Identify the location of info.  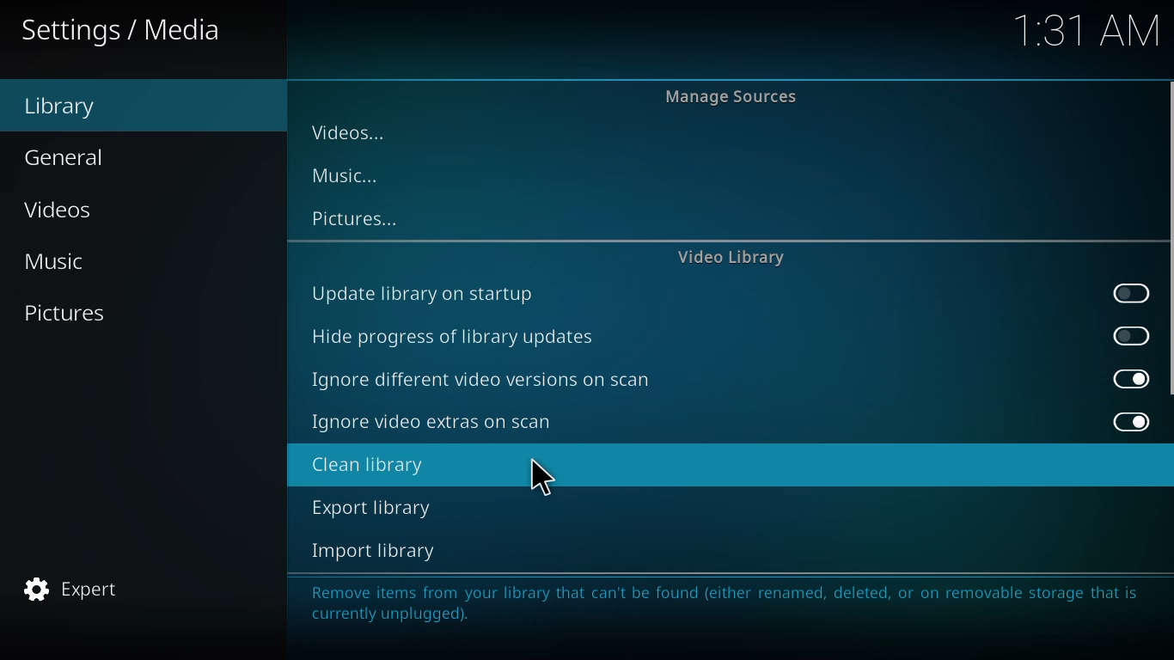
(723, 602).